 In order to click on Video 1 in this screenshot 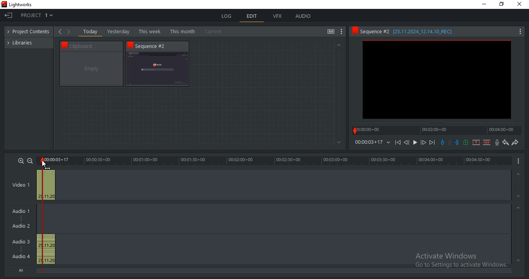, I will do `click(21, 185)`.